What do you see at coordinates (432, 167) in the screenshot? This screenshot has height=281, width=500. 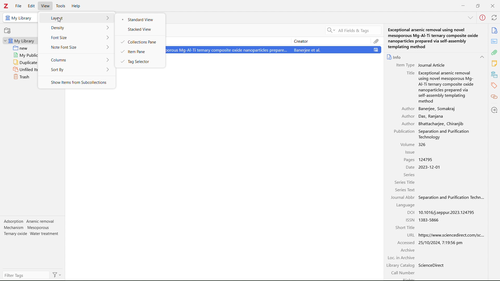 I see `2023-12-01` at bounding box center [432, 167].